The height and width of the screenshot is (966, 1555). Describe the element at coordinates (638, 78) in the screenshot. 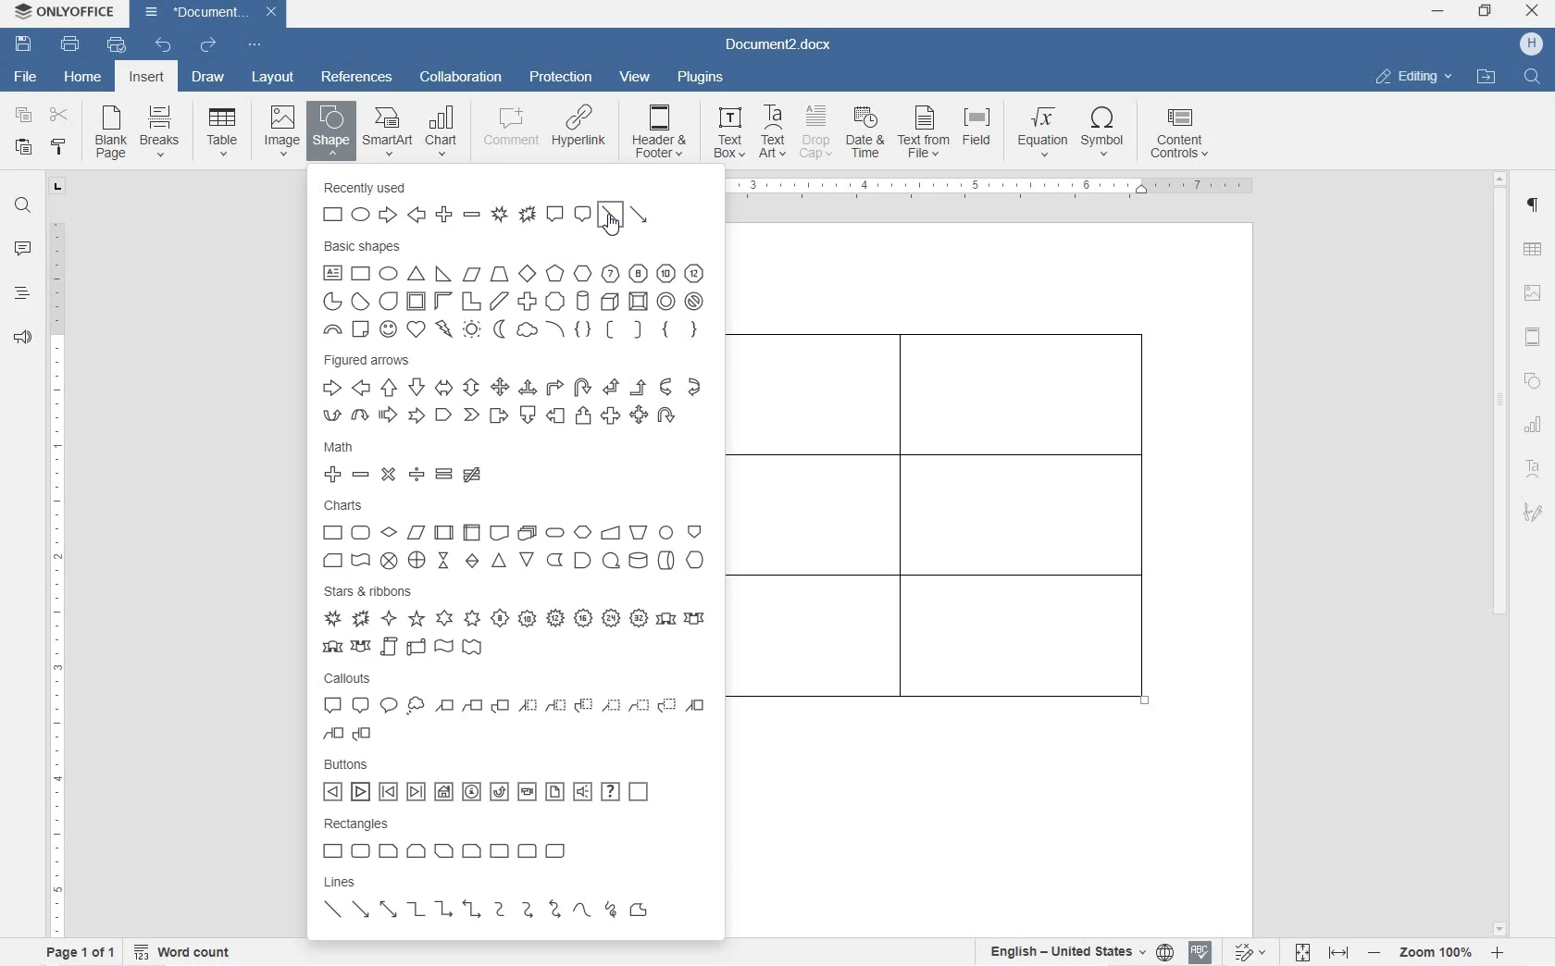

I see `view` at that location.